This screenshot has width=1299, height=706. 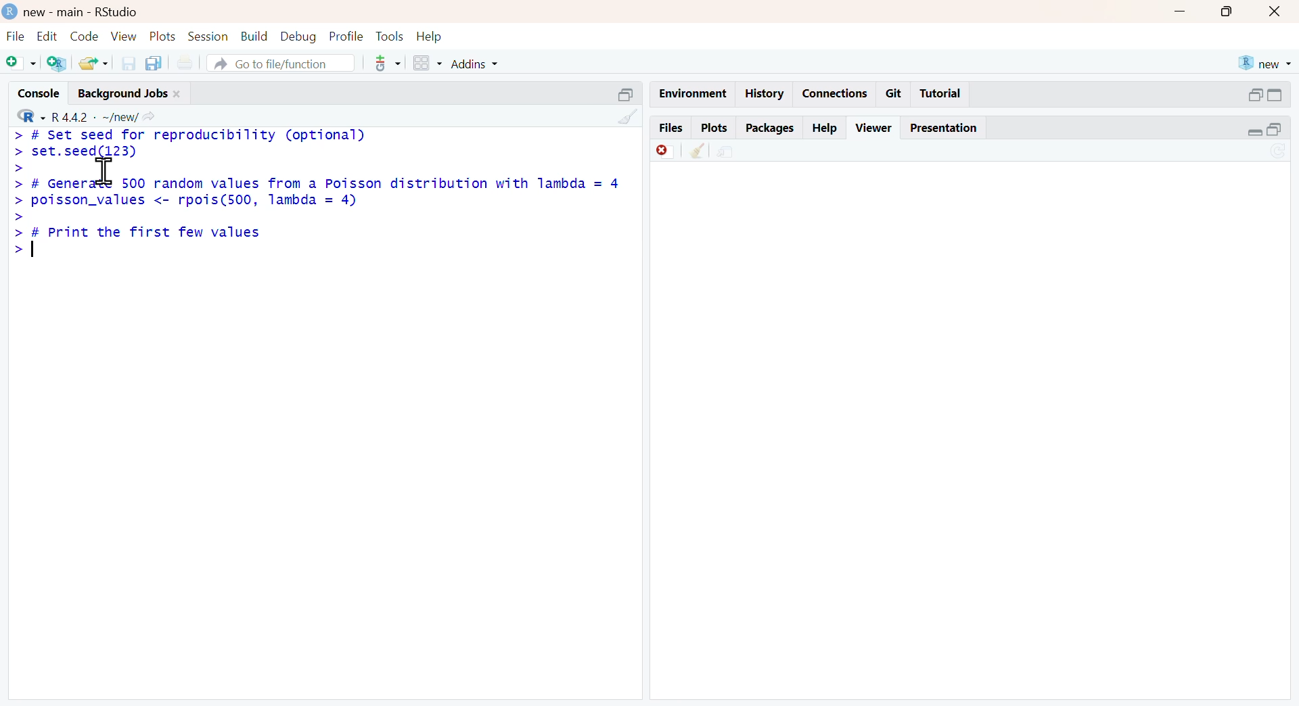 I want to click on help, so click(x=824, y=128).